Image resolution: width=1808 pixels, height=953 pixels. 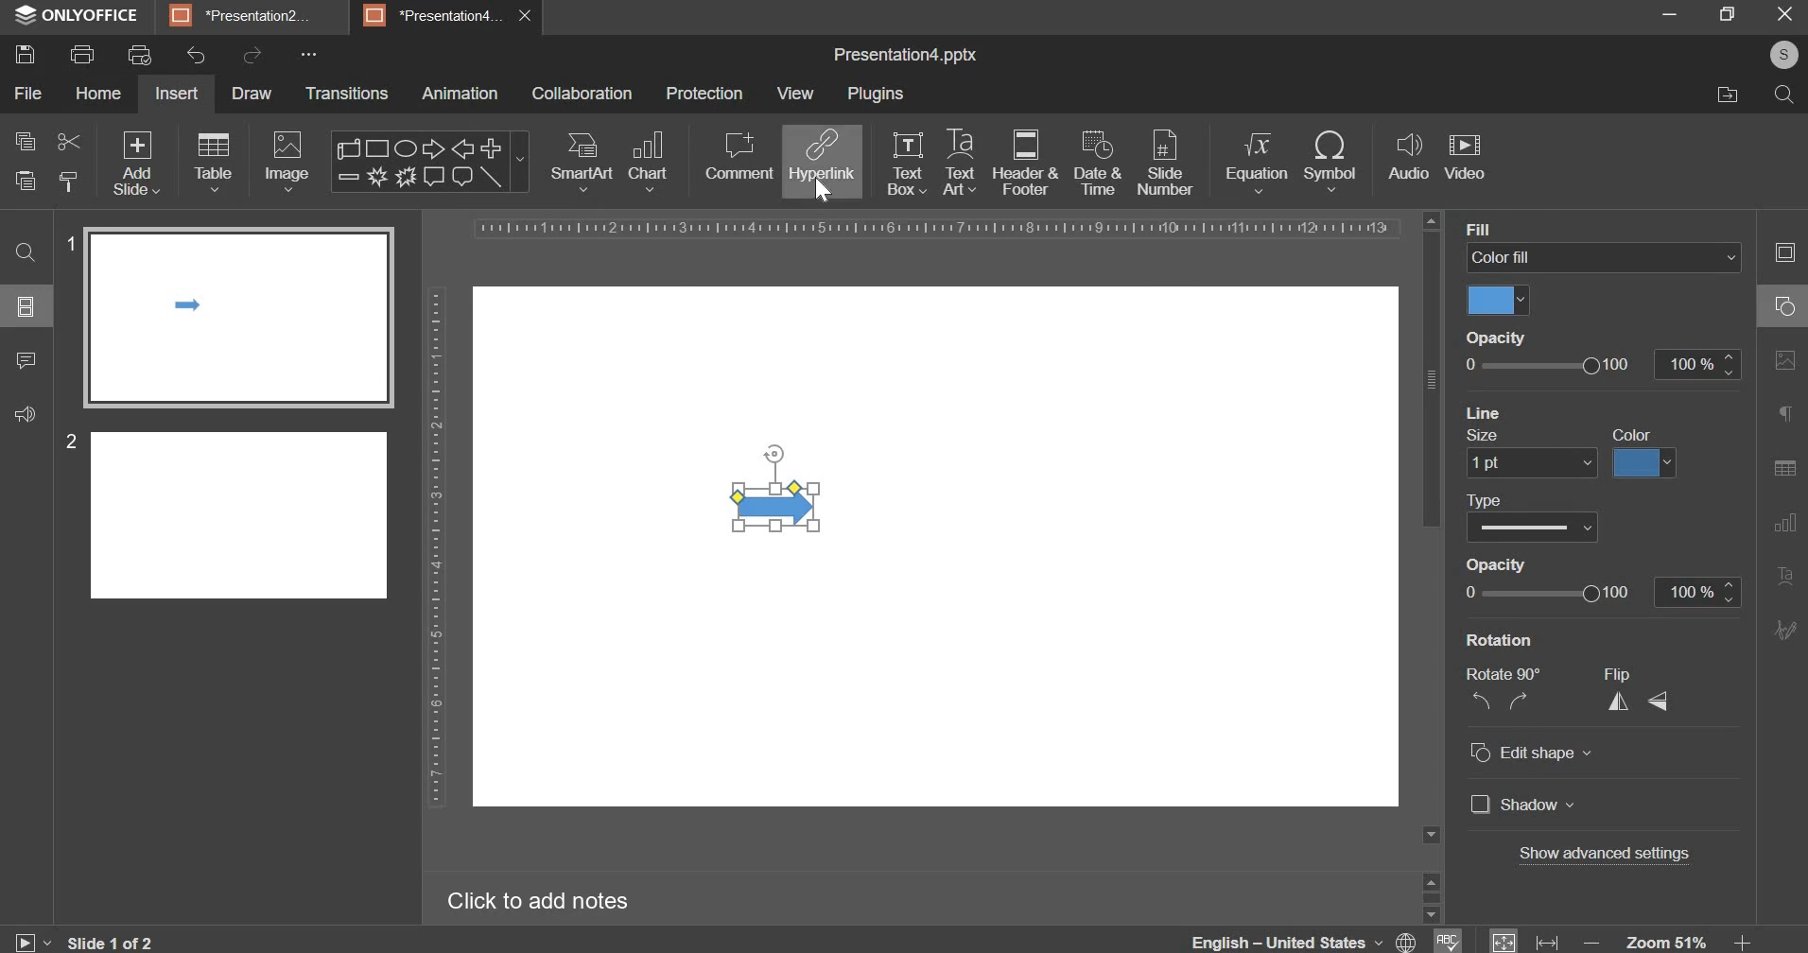 I want to click on Click to add notes, so click(x=541, y=903).